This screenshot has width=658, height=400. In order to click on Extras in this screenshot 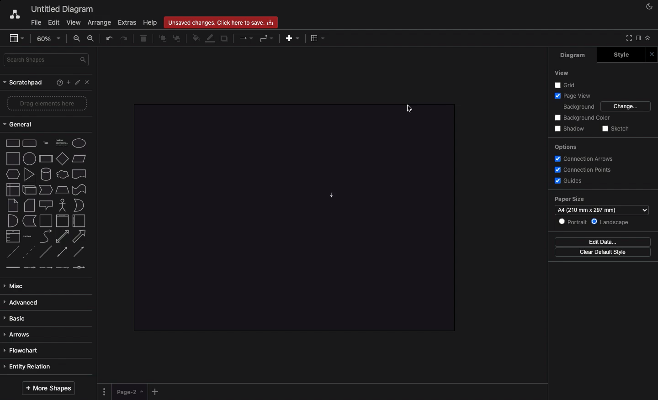, I will do `click(128, 23)`.